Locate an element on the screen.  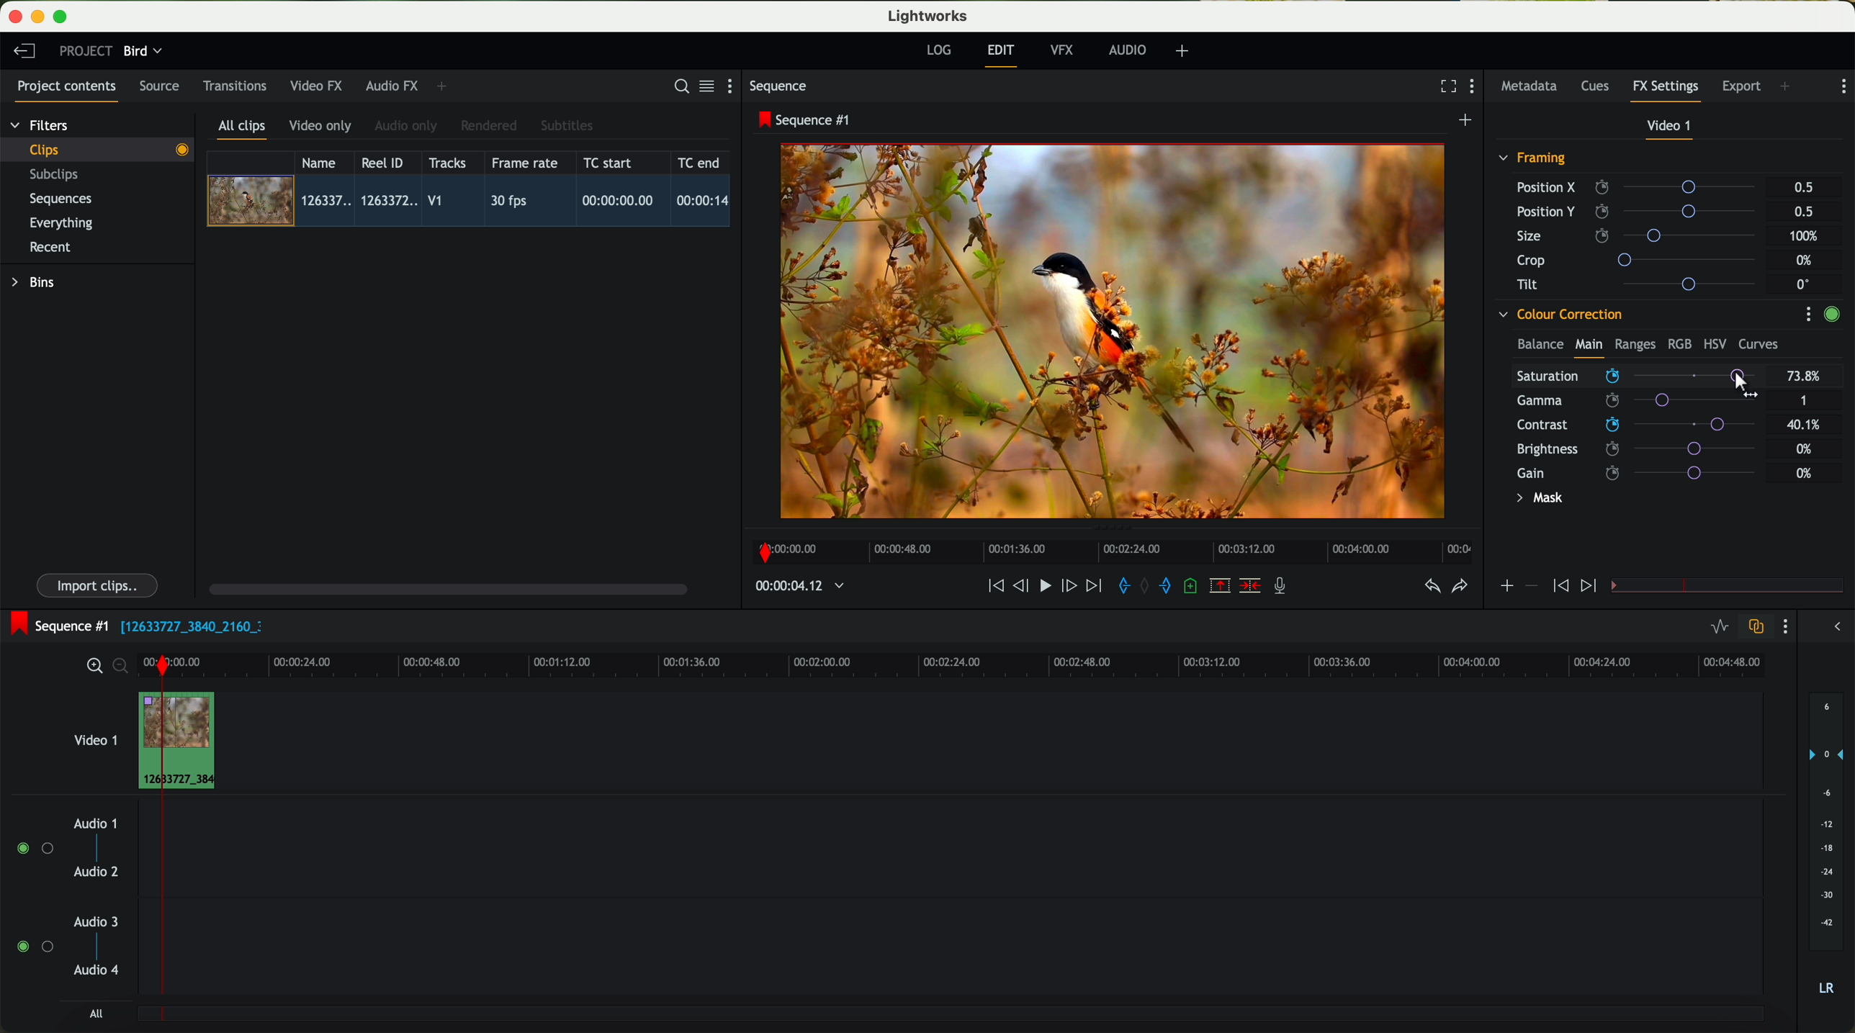
crop is located at coordinates (1642, 259).